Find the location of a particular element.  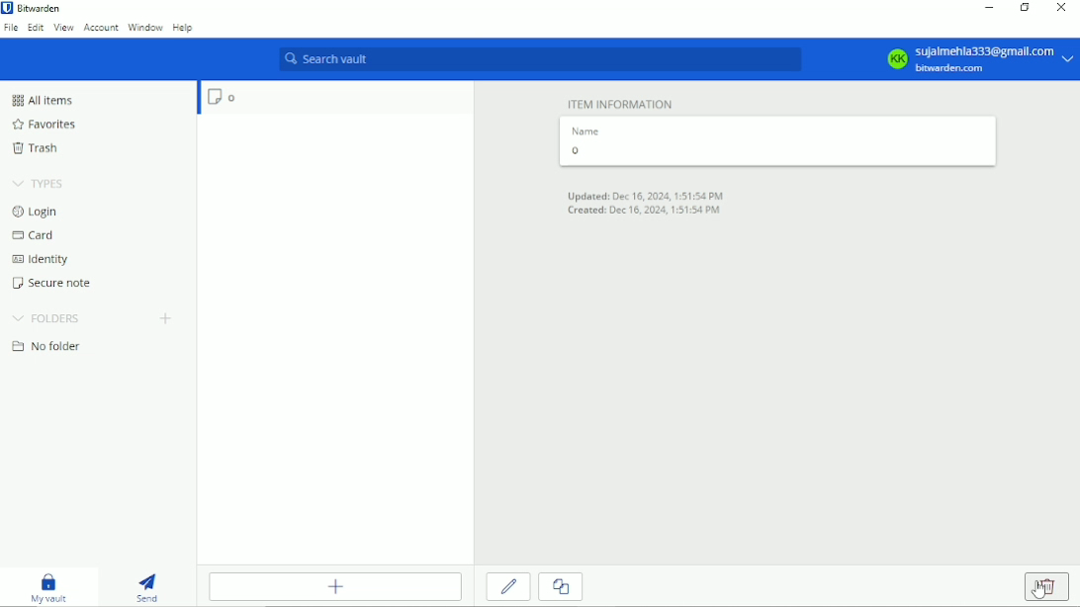

All items is located at coordinates (47, 100).